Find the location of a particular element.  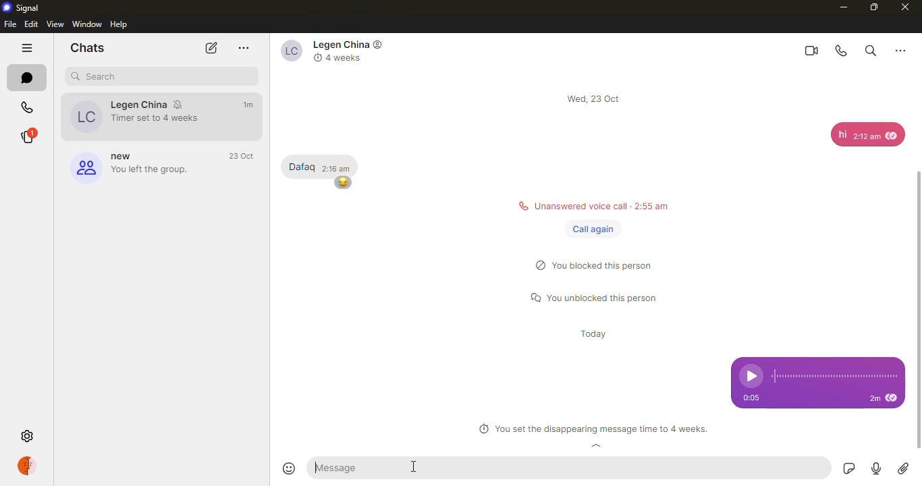

happy emoji is located at coordinates (343, 182).